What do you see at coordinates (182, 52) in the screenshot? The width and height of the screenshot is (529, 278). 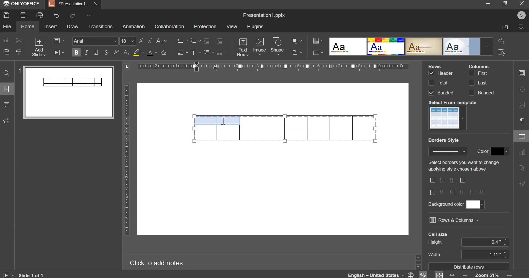 I see `horizontal alignment` at bounding box center [182, 52].